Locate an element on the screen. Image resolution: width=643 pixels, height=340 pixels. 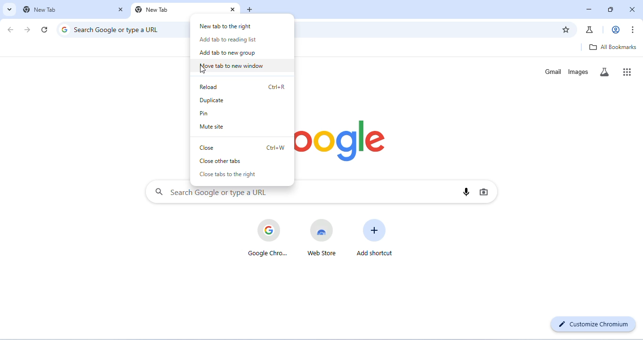
Google logo is located at coordinates (64, 29).